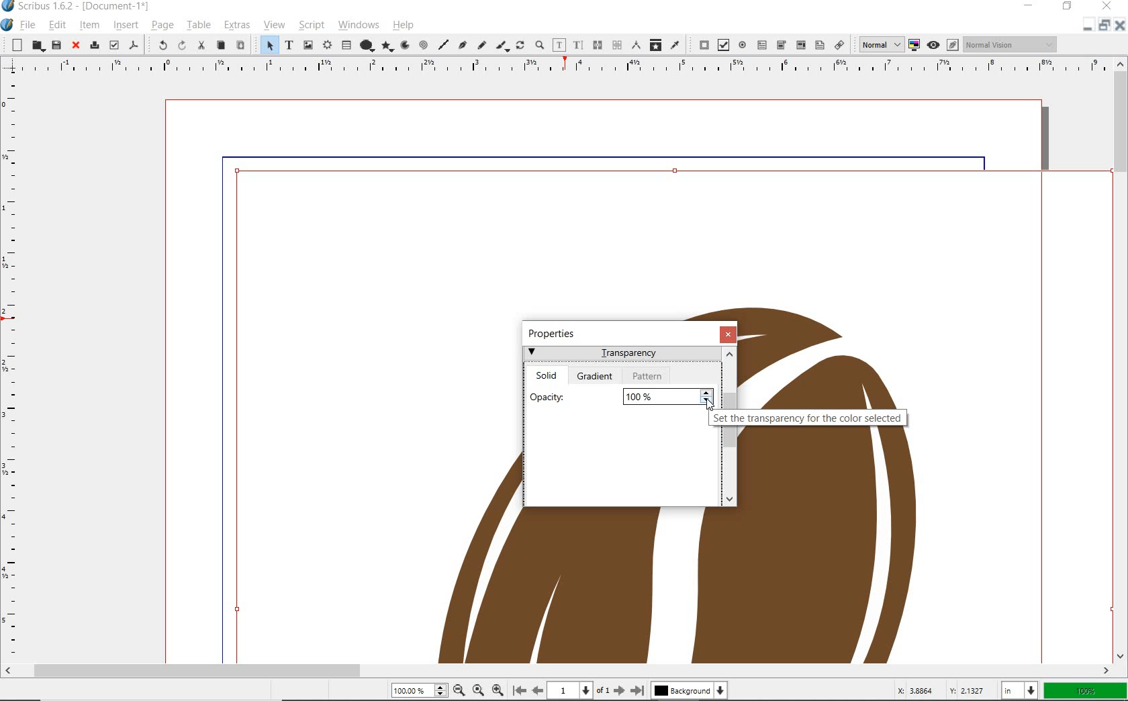  What do you see at coordinates (1088, 24) in the screenshot?
I see `restore down` at bounding box center [1088, 24].